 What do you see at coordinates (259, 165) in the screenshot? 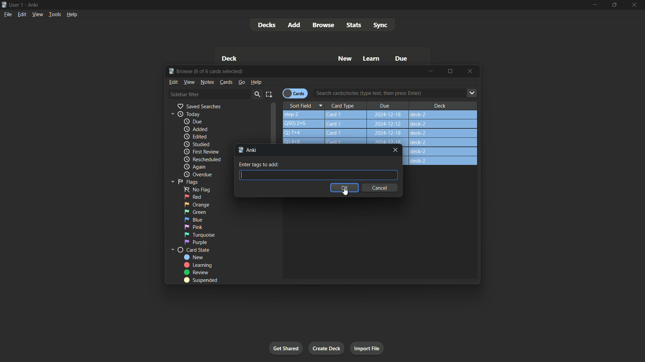
I see `Enter tags to add` at bounding box center [259, 165].